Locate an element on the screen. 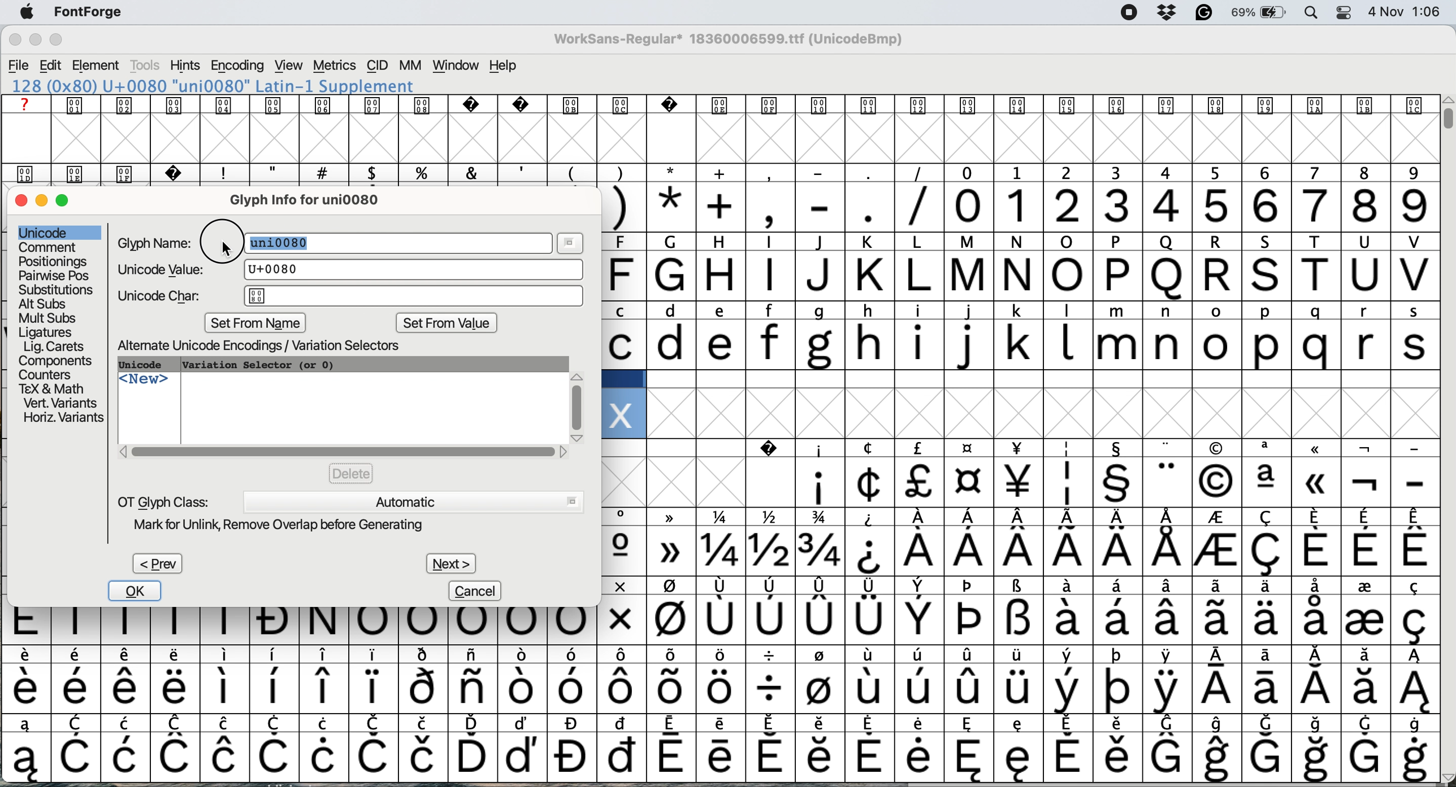 Image resolution: width=1456 pixels, height=787 pixels. delete is located at coordinates (351, 473).